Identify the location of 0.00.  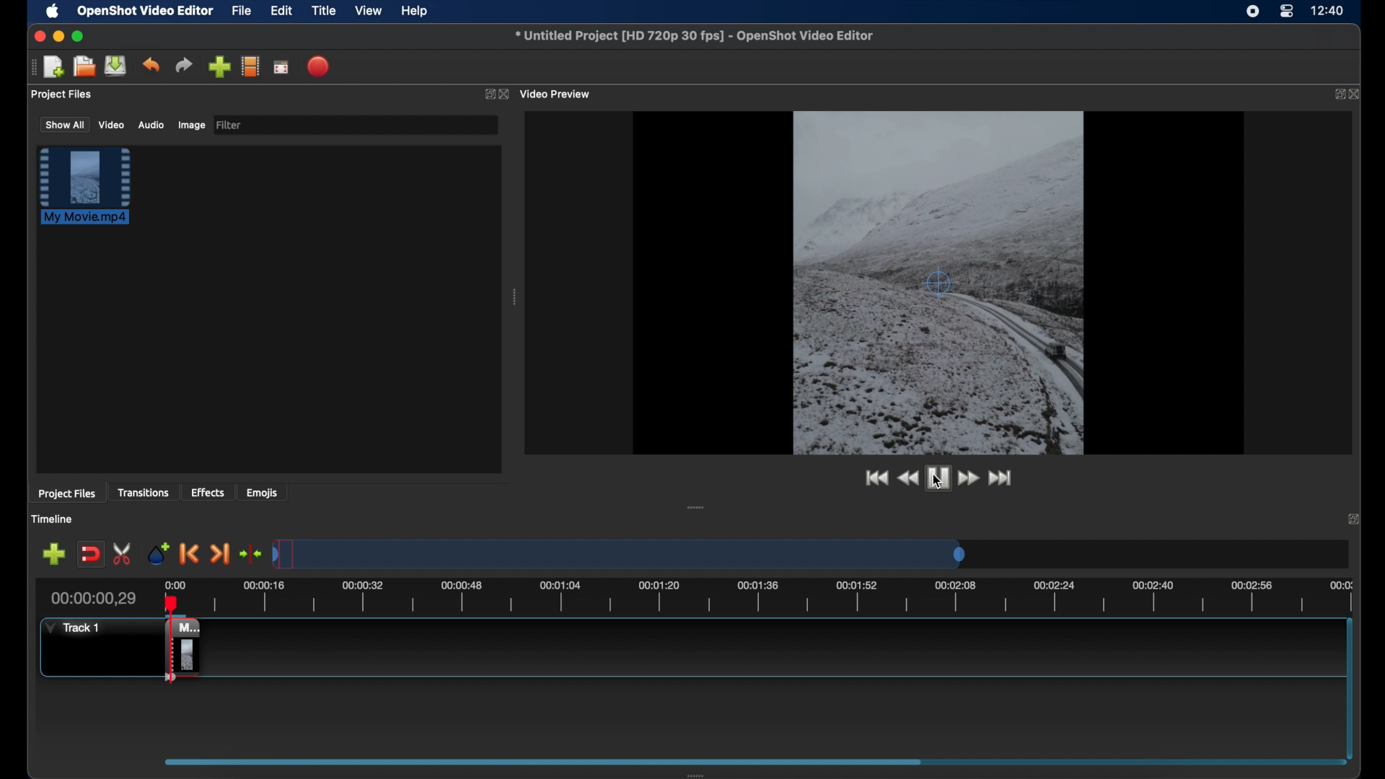
(173, 583).